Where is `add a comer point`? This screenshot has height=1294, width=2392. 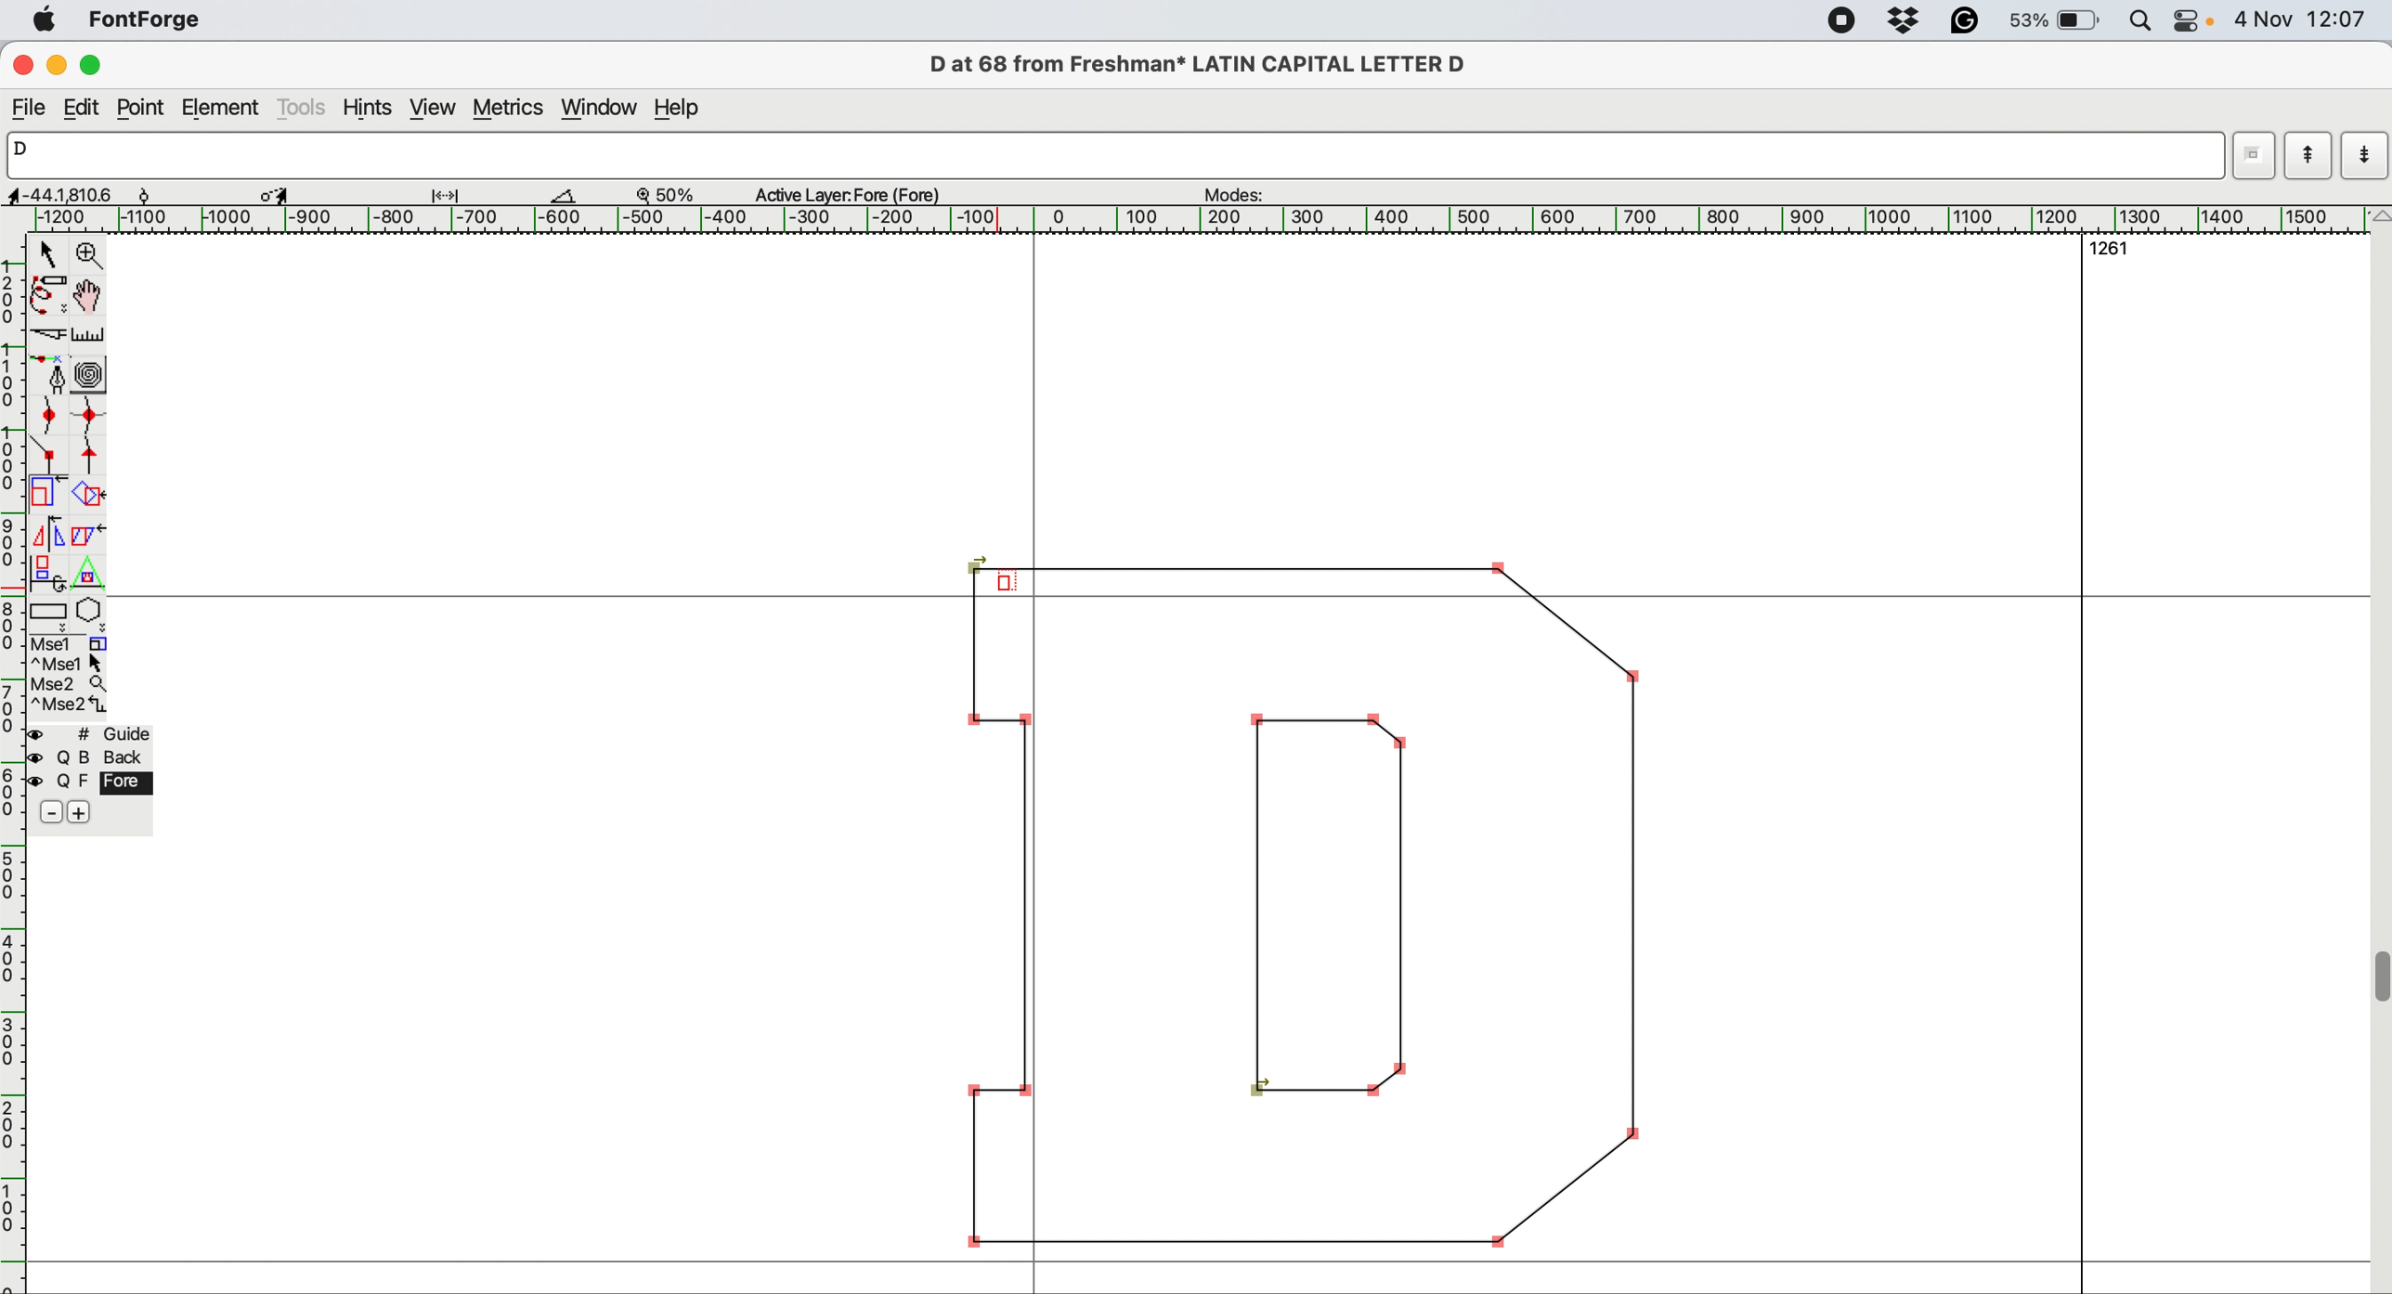
add a comer point is located at coordinates (48, 456).